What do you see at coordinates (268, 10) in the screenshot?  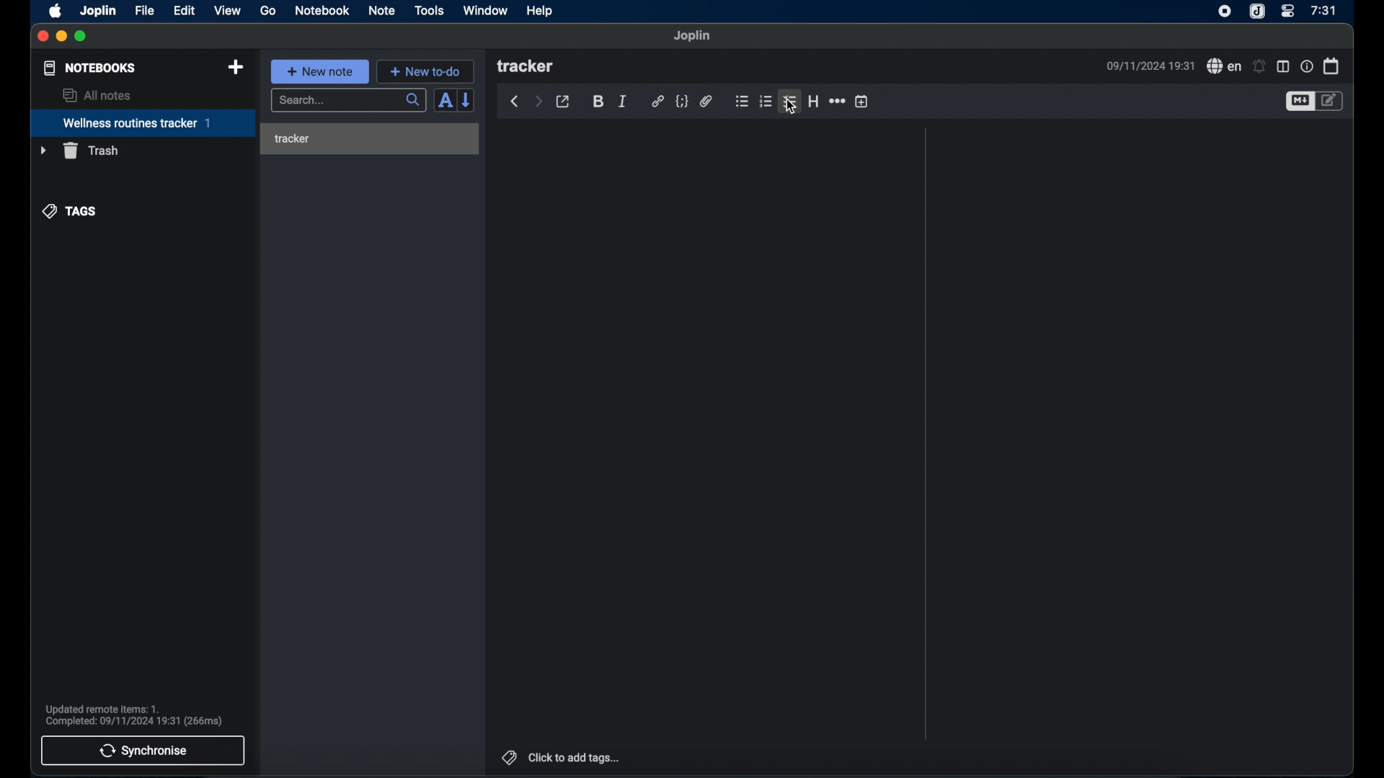 I see `go` at bounding box center [268, 10].